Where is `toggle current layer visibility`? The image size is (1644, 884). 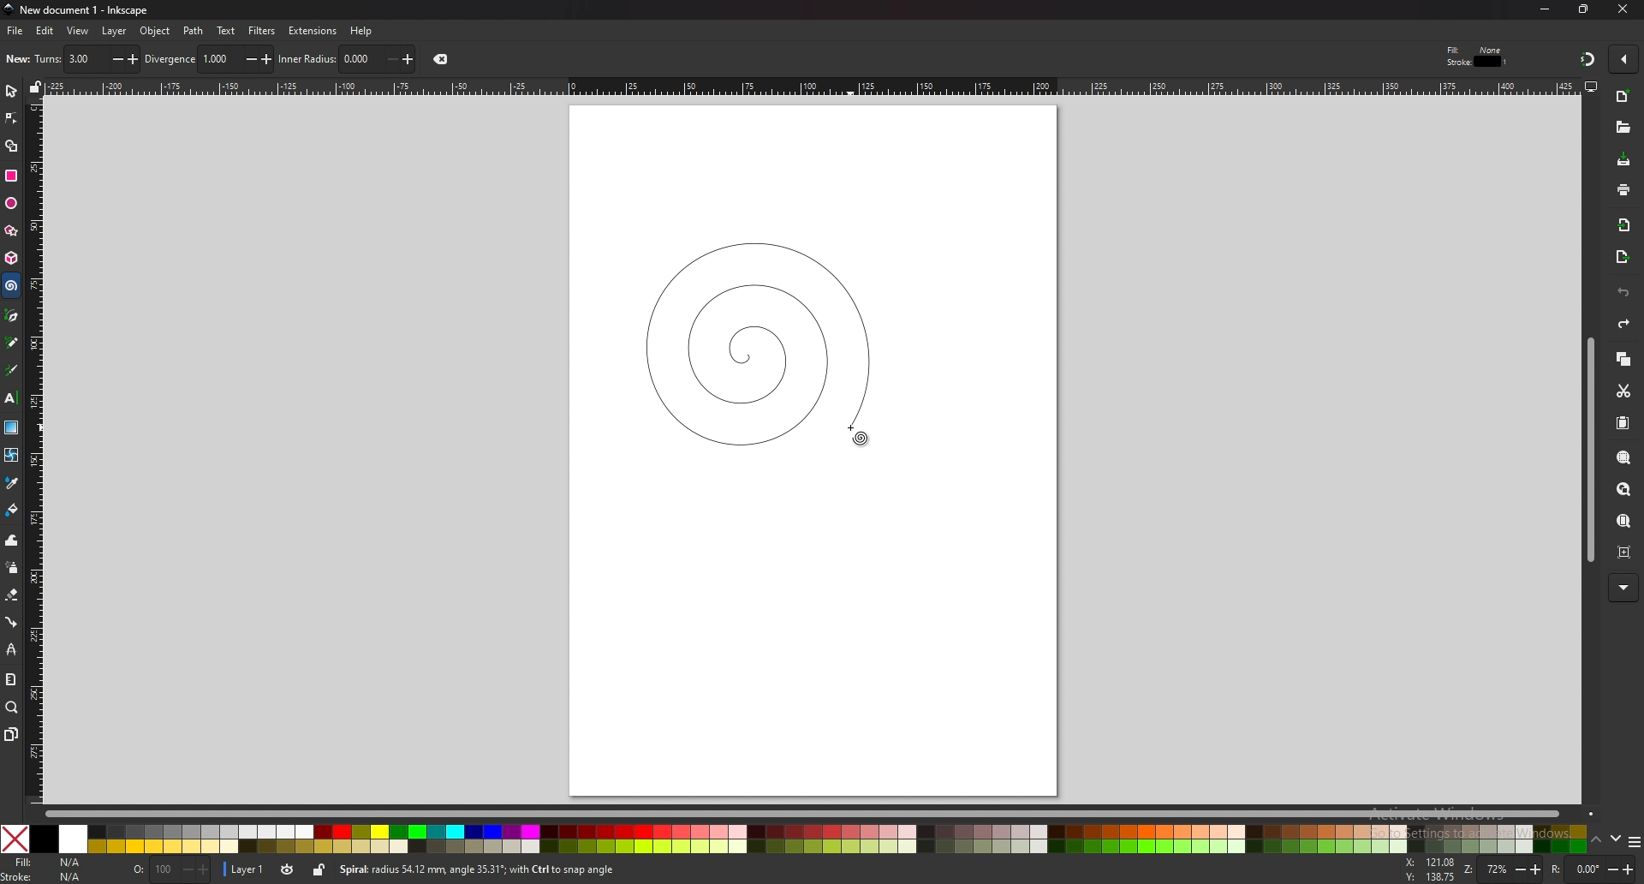 toggle current layer visibility is located at coordinates (289, 869).